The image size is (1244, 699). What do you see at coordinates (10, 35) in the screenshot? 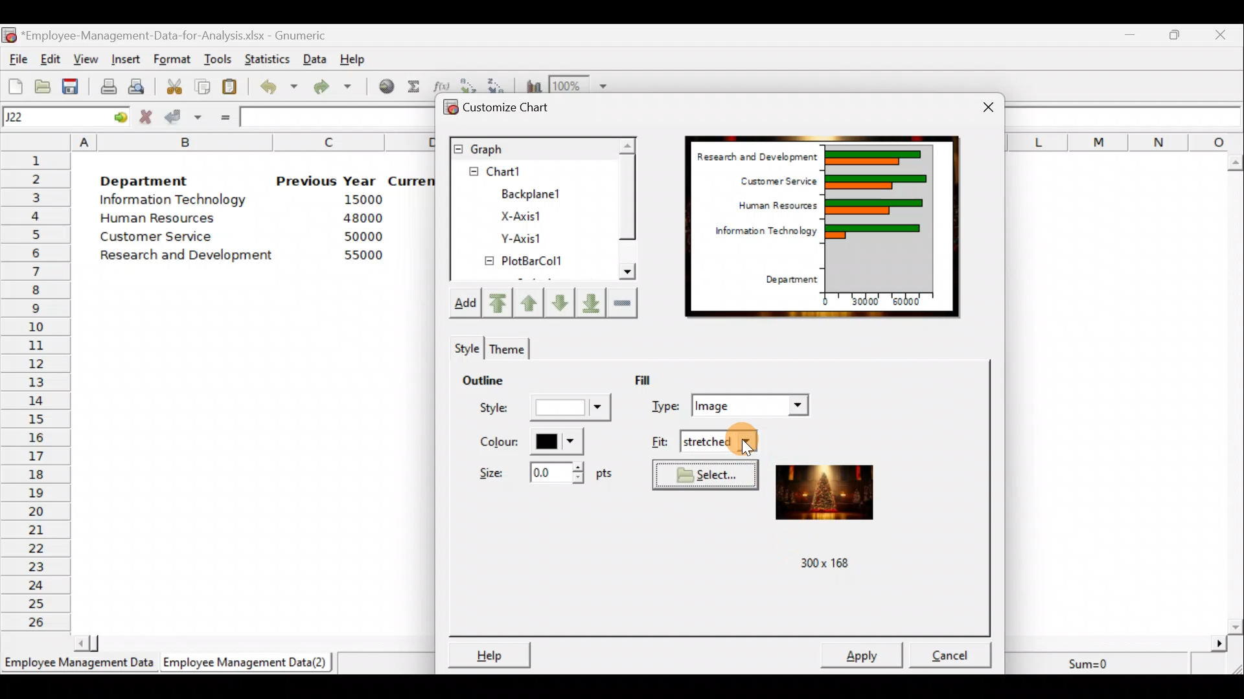
I see `Gnumeric logo` at bounding box center [10, 35].